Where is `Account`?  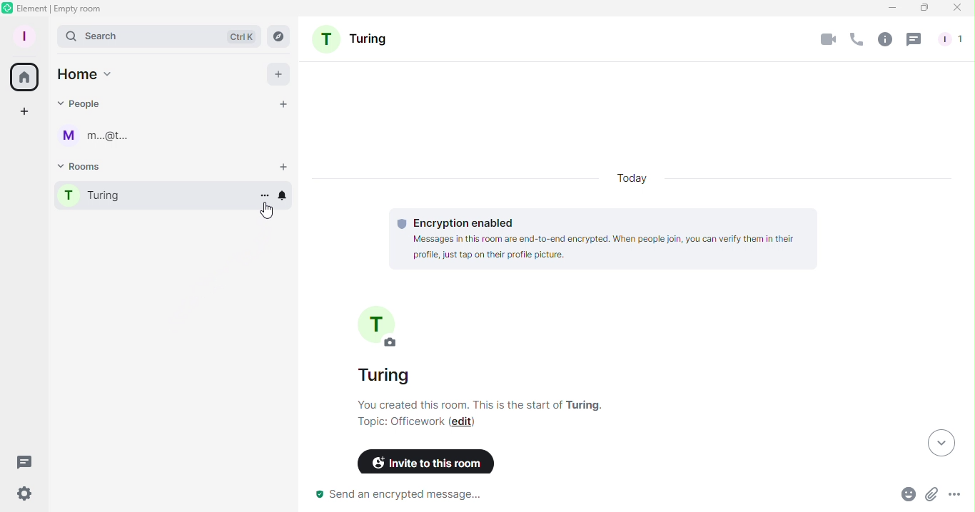 Account is located at coordinates (28, 34).